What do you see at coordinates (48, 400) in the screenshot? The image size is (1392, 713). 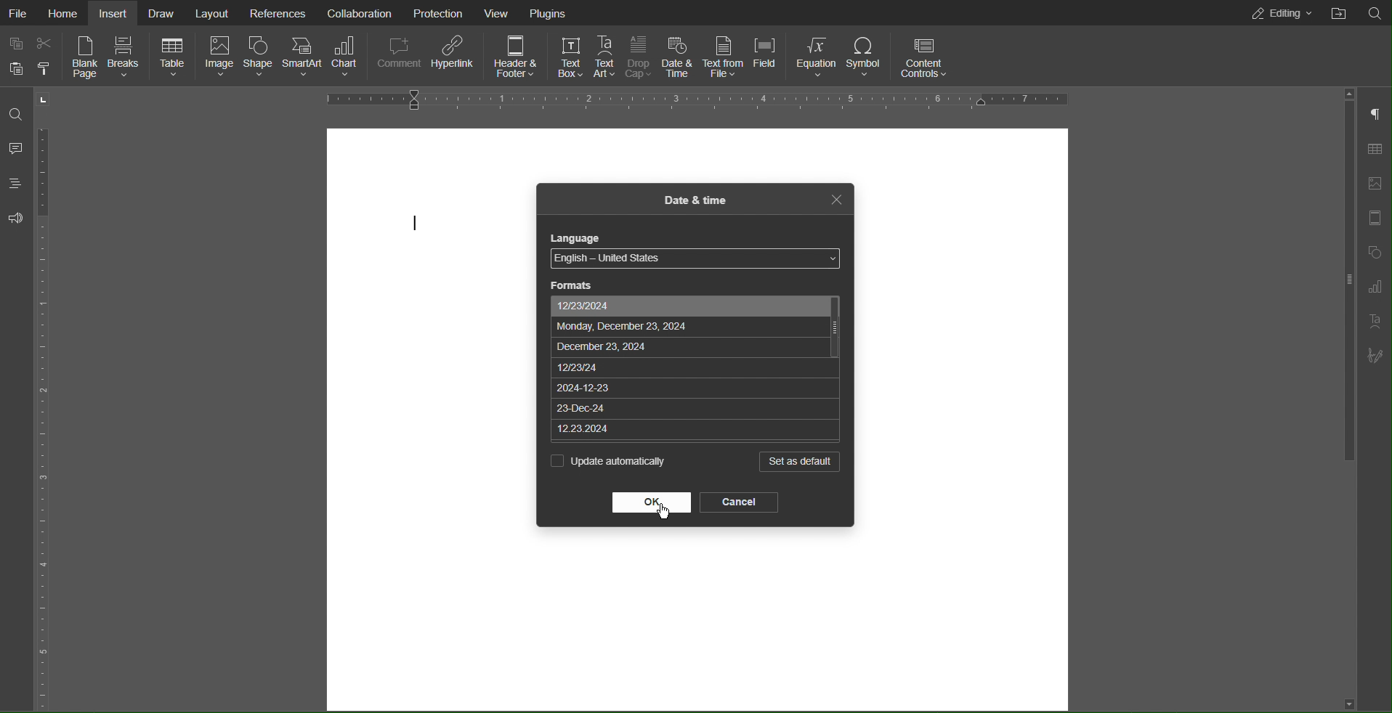 I see `Vertical Ruler` at bounding box center [48, 400].